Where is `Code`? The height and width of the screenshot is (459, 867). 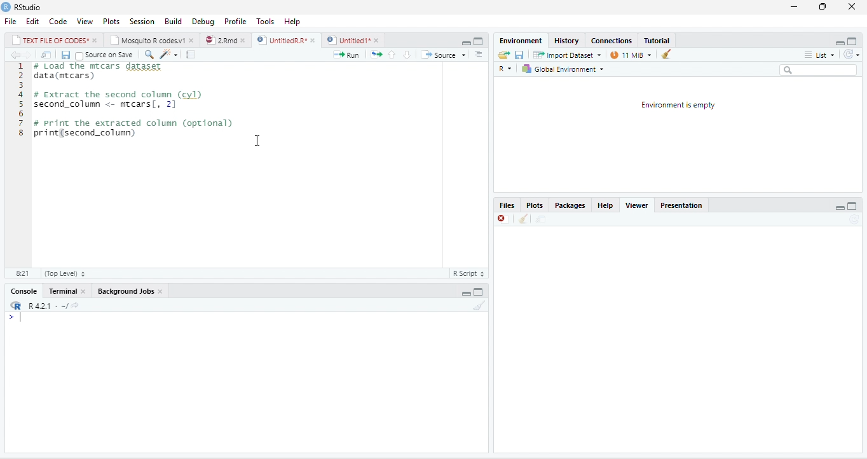 Code is located at coordinates (57, 20).